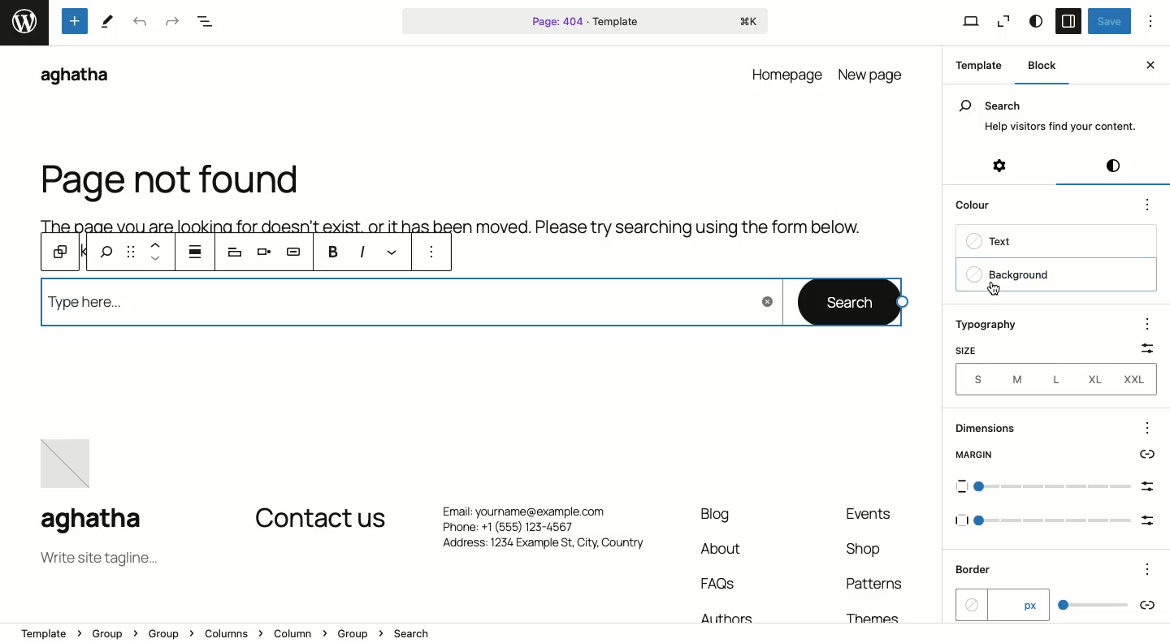  I want to click on Sizes, so click(1056, 379).